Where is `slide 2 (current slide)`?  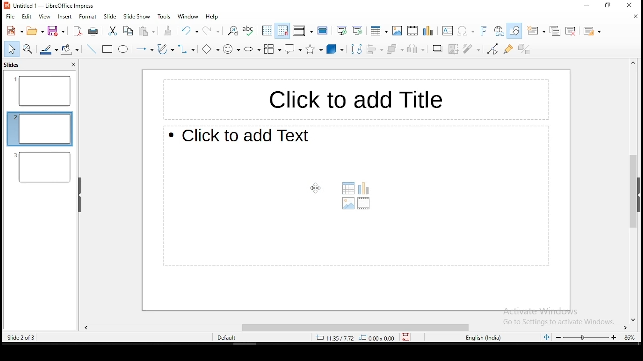
slide 2 (current slide) is located at coordinates (40, 128).